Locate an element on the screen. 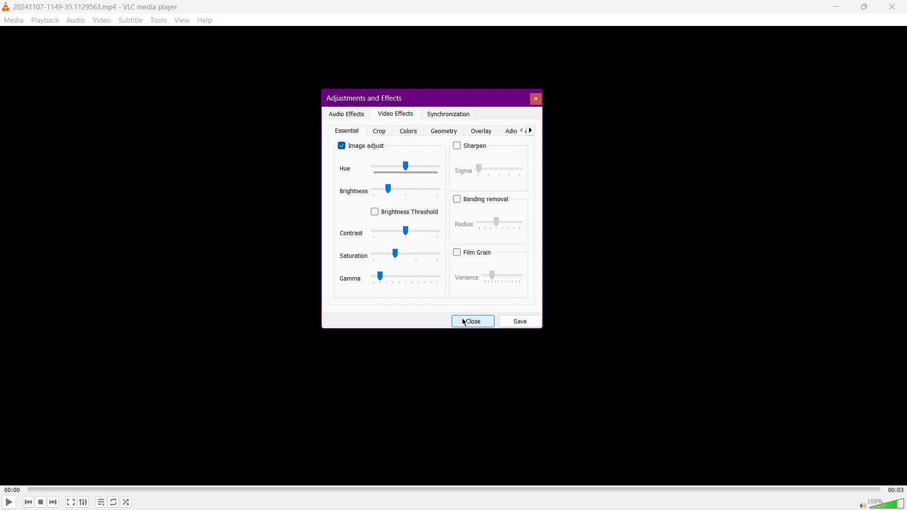 This screenshot has height=510, width=907. Radius is located at coordinates (490, 223).